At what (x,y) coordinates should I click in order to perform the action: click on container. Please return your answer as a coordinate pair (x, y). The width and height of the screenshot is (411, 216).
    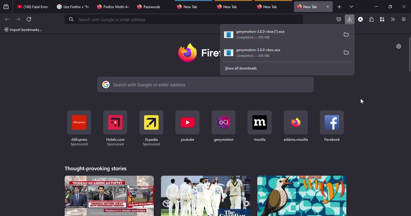
    Looking at the image, I should click on (382, 20).